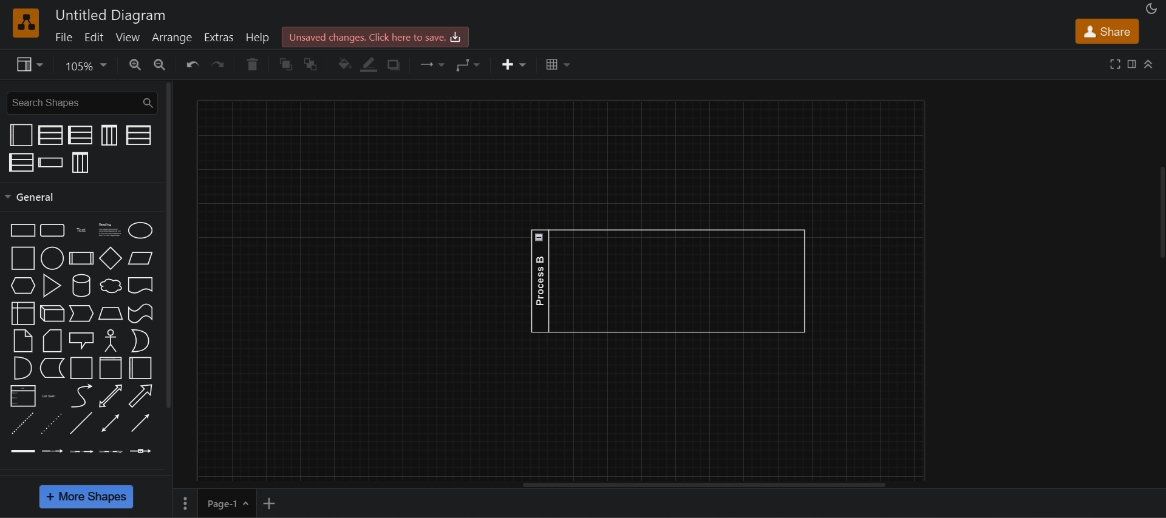 This screenshot has height=518, width=1166. Describe the element at coordinates (50, 173) in the screenshot. I see `click` at that location.